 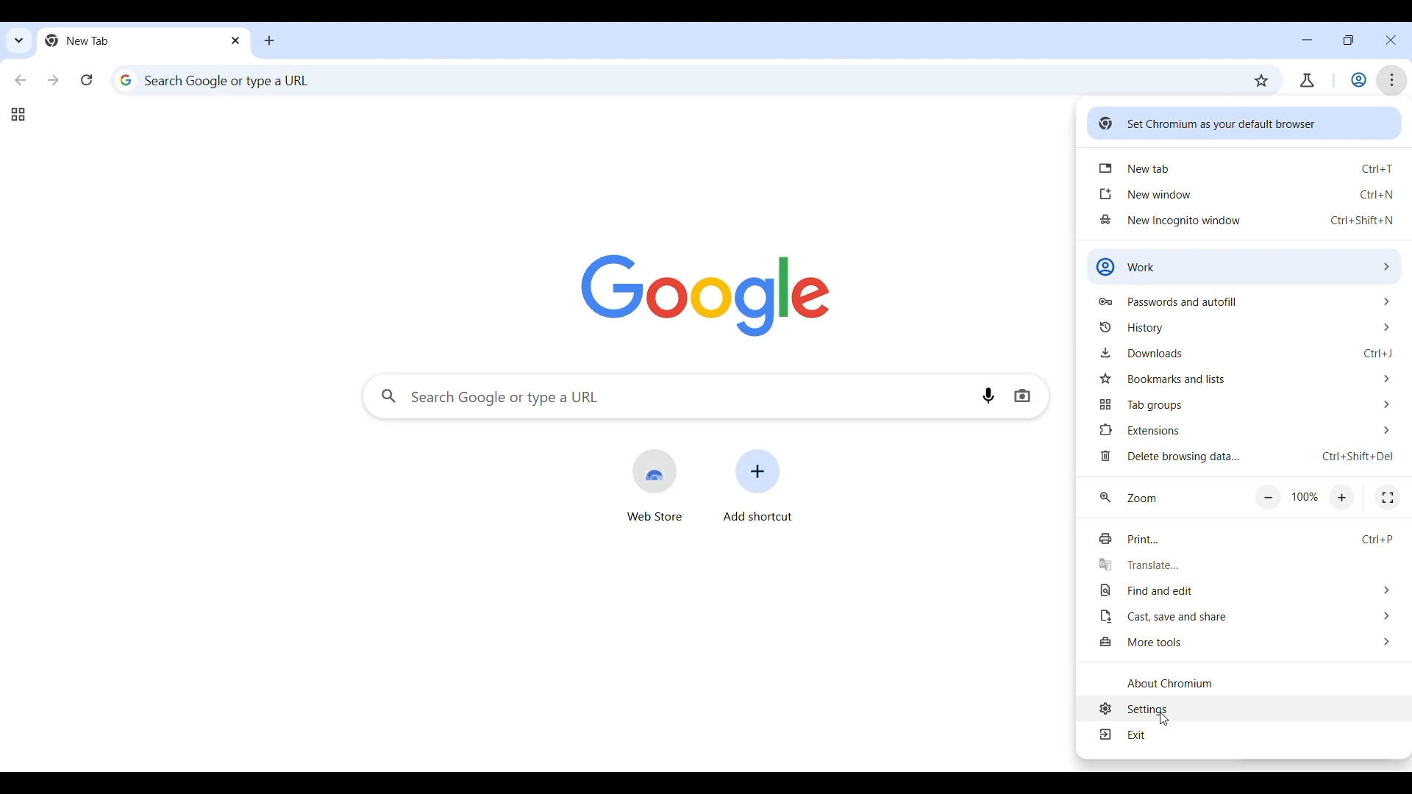 What do you see at coordinates (1168, 720) in the screenshot?
I see `Cursor clicking on settings` at bounding box center [1168, 720].